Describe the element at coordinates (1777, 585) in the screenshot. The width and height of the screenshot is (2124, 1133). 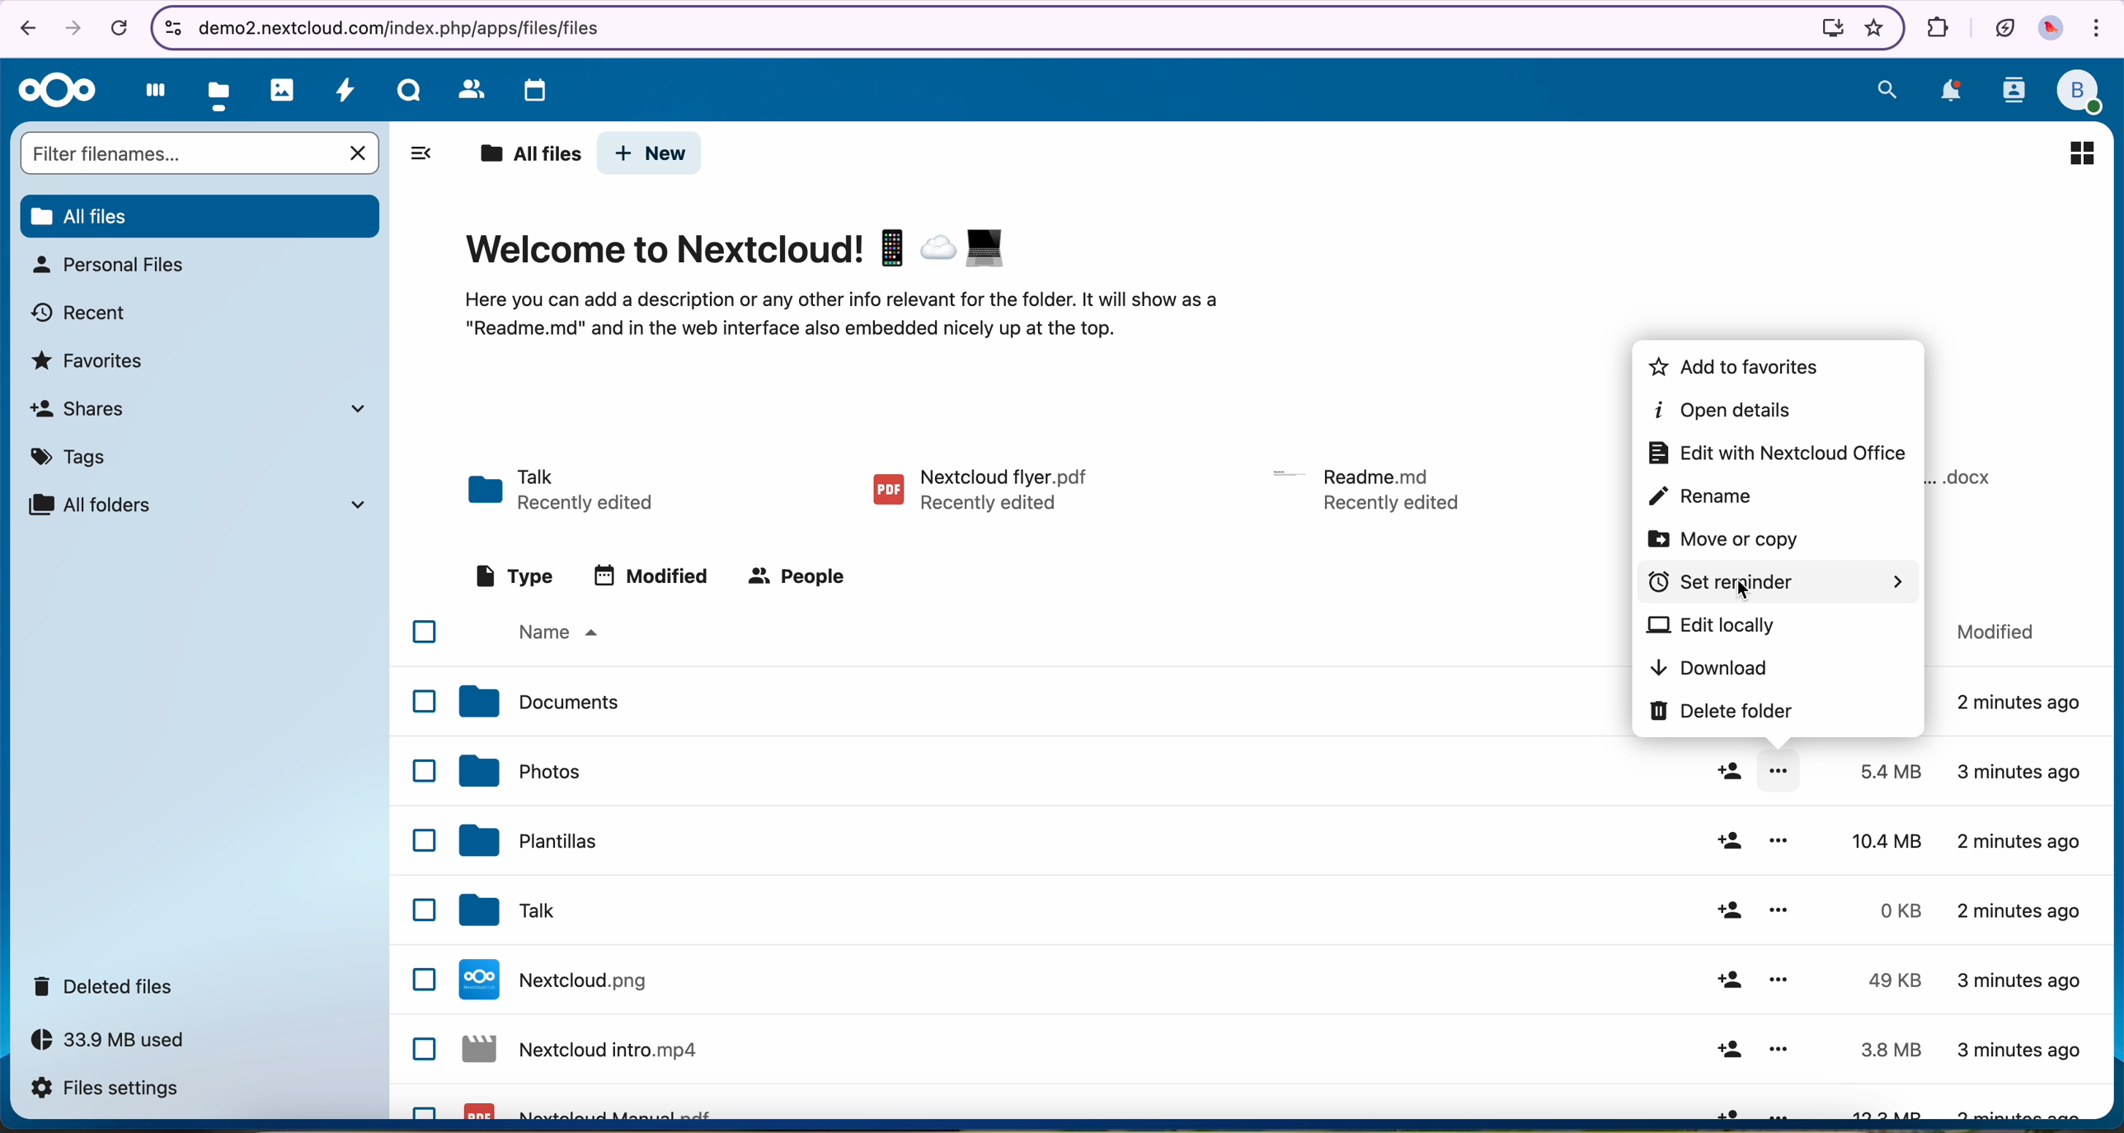
I see `click on set reminder` at that location.